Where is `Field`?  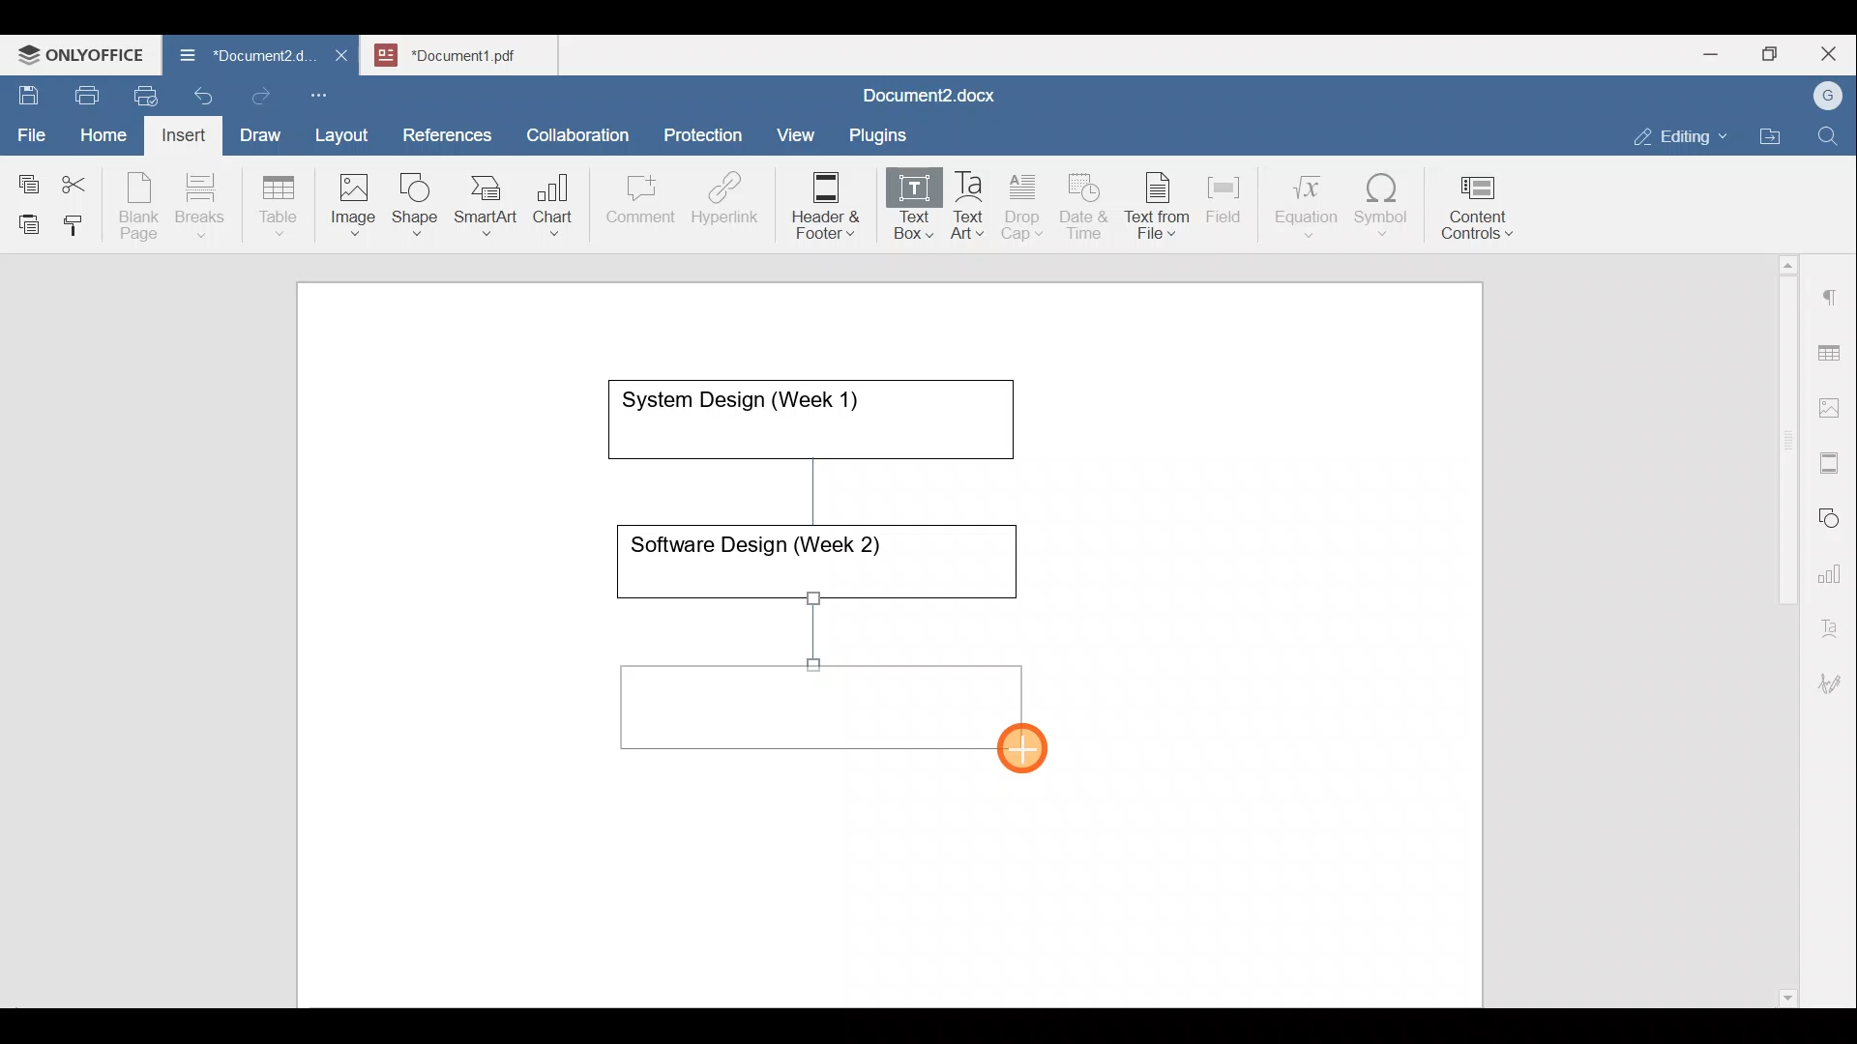 Field is located at coordinates (1223, 196).